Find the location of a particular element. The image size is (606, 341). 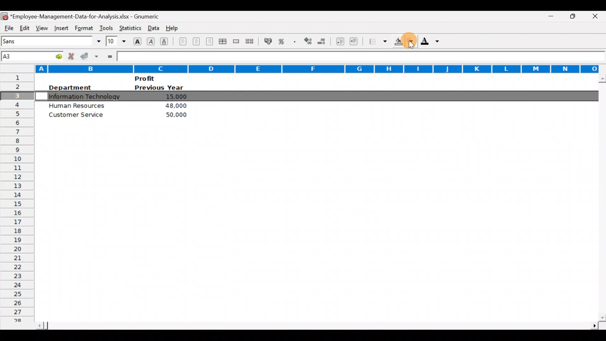

View is located at coordinates (40, 27).